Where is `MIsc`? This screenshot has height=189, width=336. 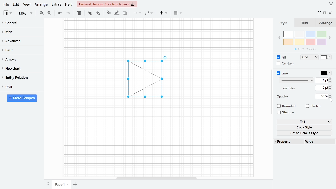
MIsc is located at coordinates (20, 31).